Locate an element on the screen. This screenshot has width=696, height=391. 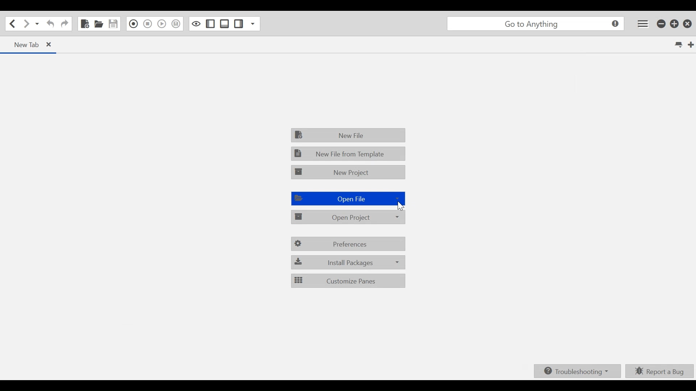
Install Packages is located at coordinates (348, 262).